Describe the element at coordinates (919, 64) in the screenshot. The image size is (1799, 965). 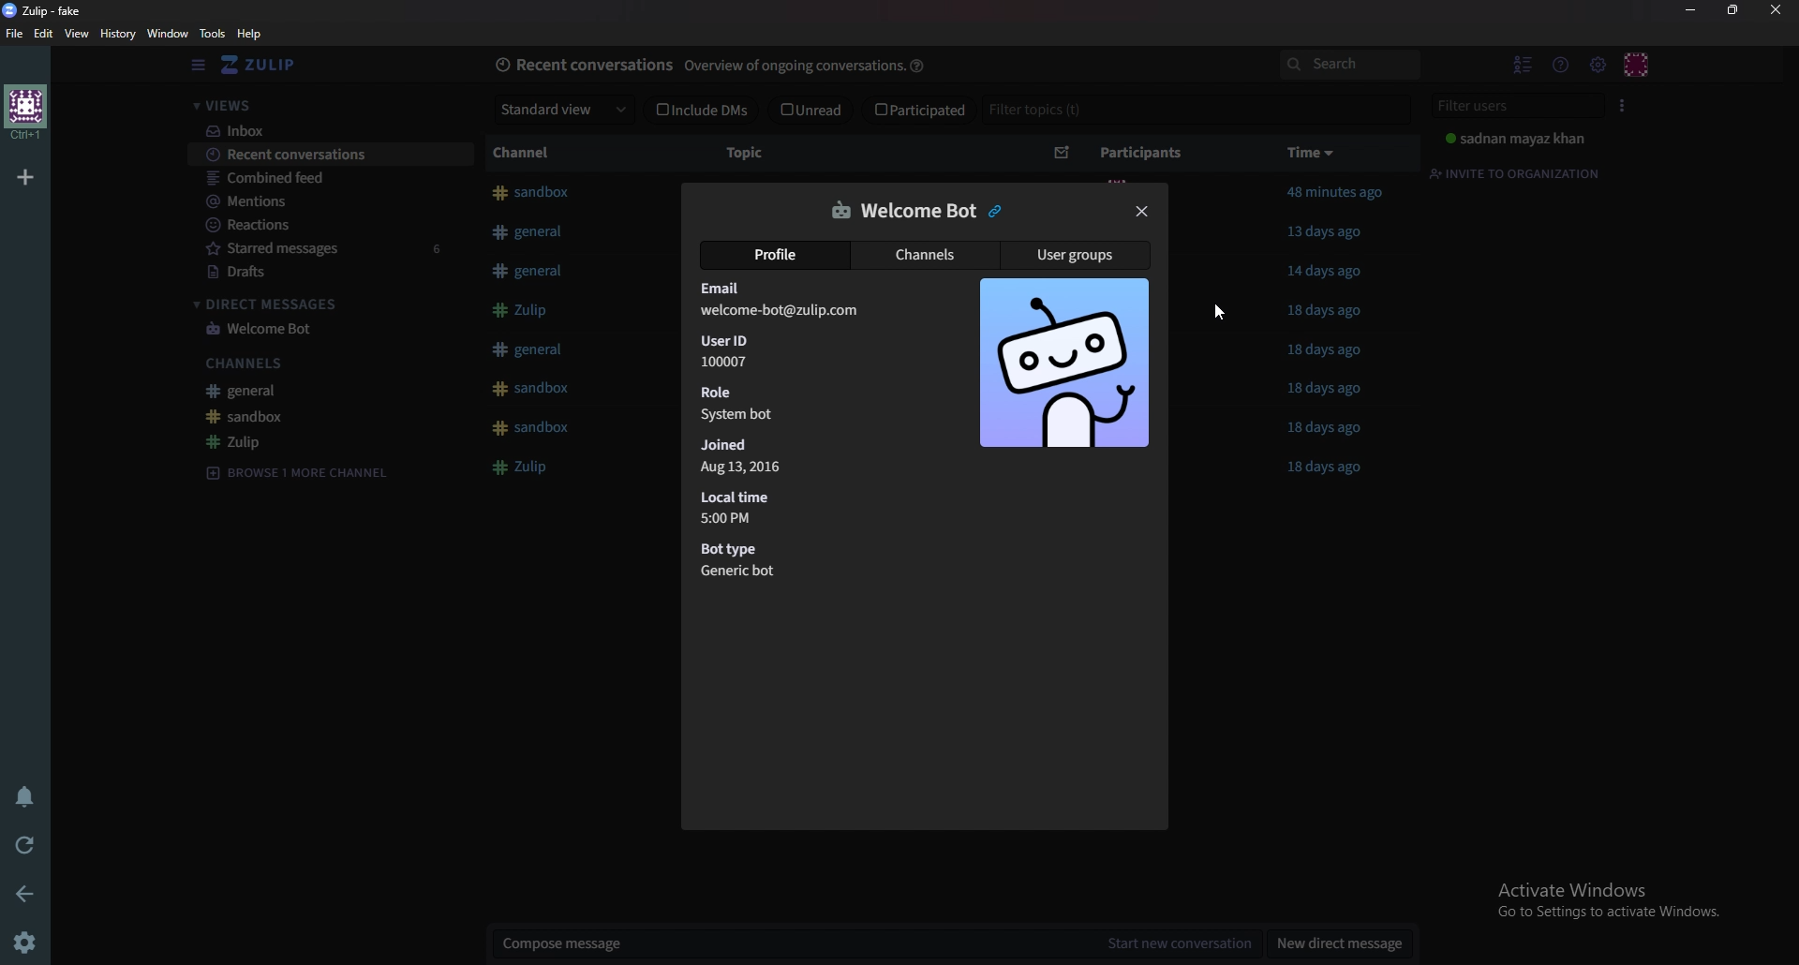
I see `help` at that location.